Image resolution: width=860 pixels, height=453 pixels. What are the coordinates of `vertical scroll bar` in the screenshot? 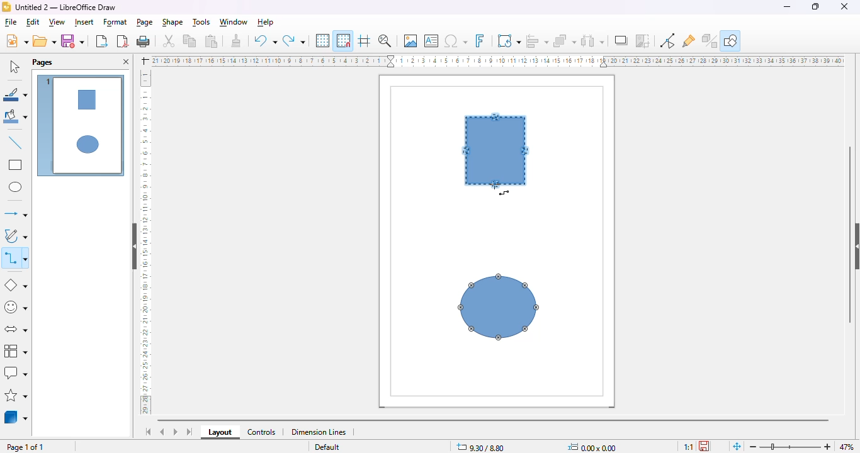 It's located at (851, 235).